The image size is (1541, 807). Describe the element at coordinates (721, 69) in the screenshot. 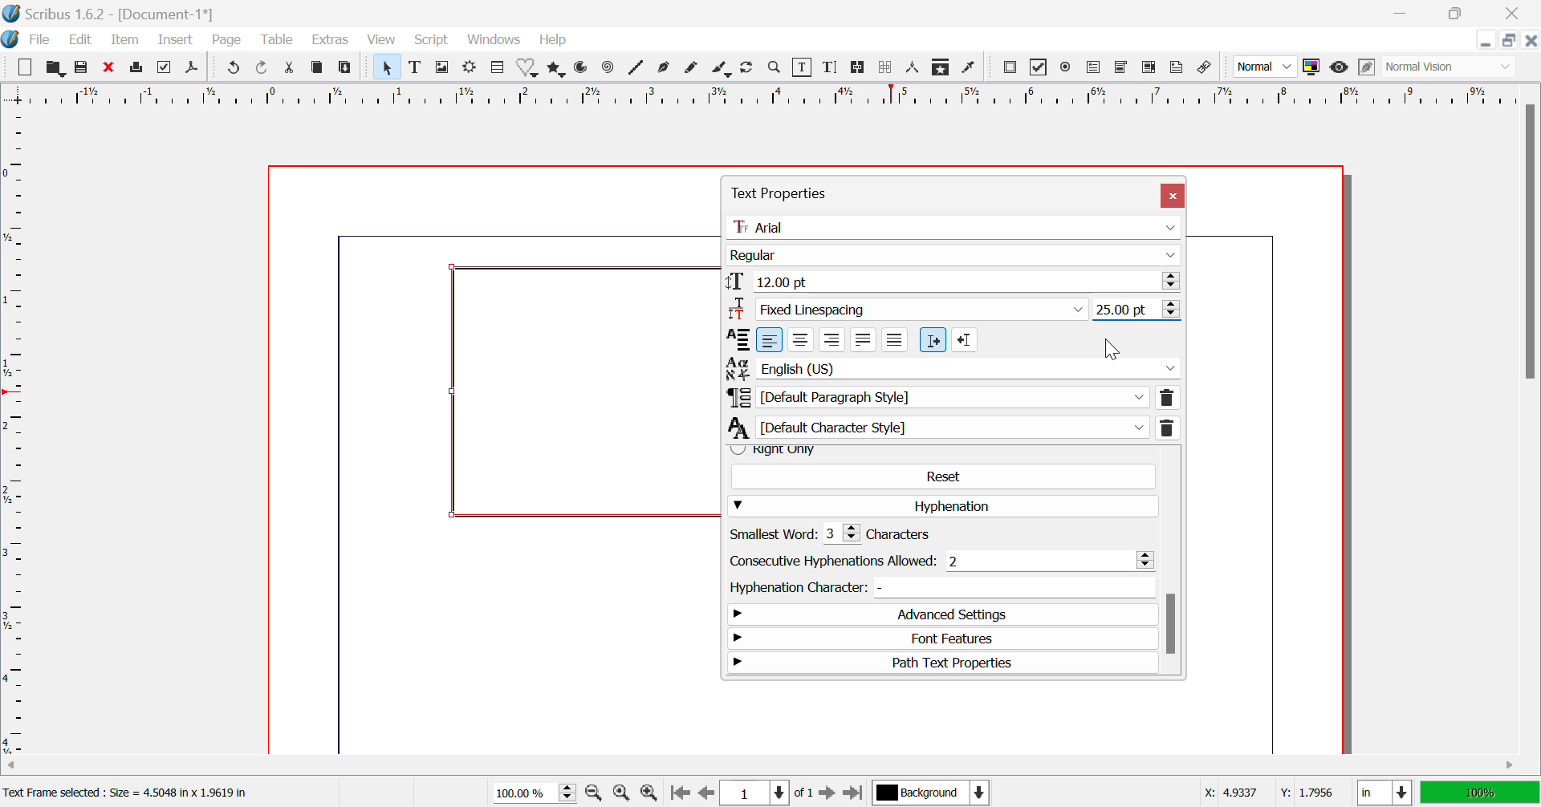

I see `Calligraphic Line` at that location.